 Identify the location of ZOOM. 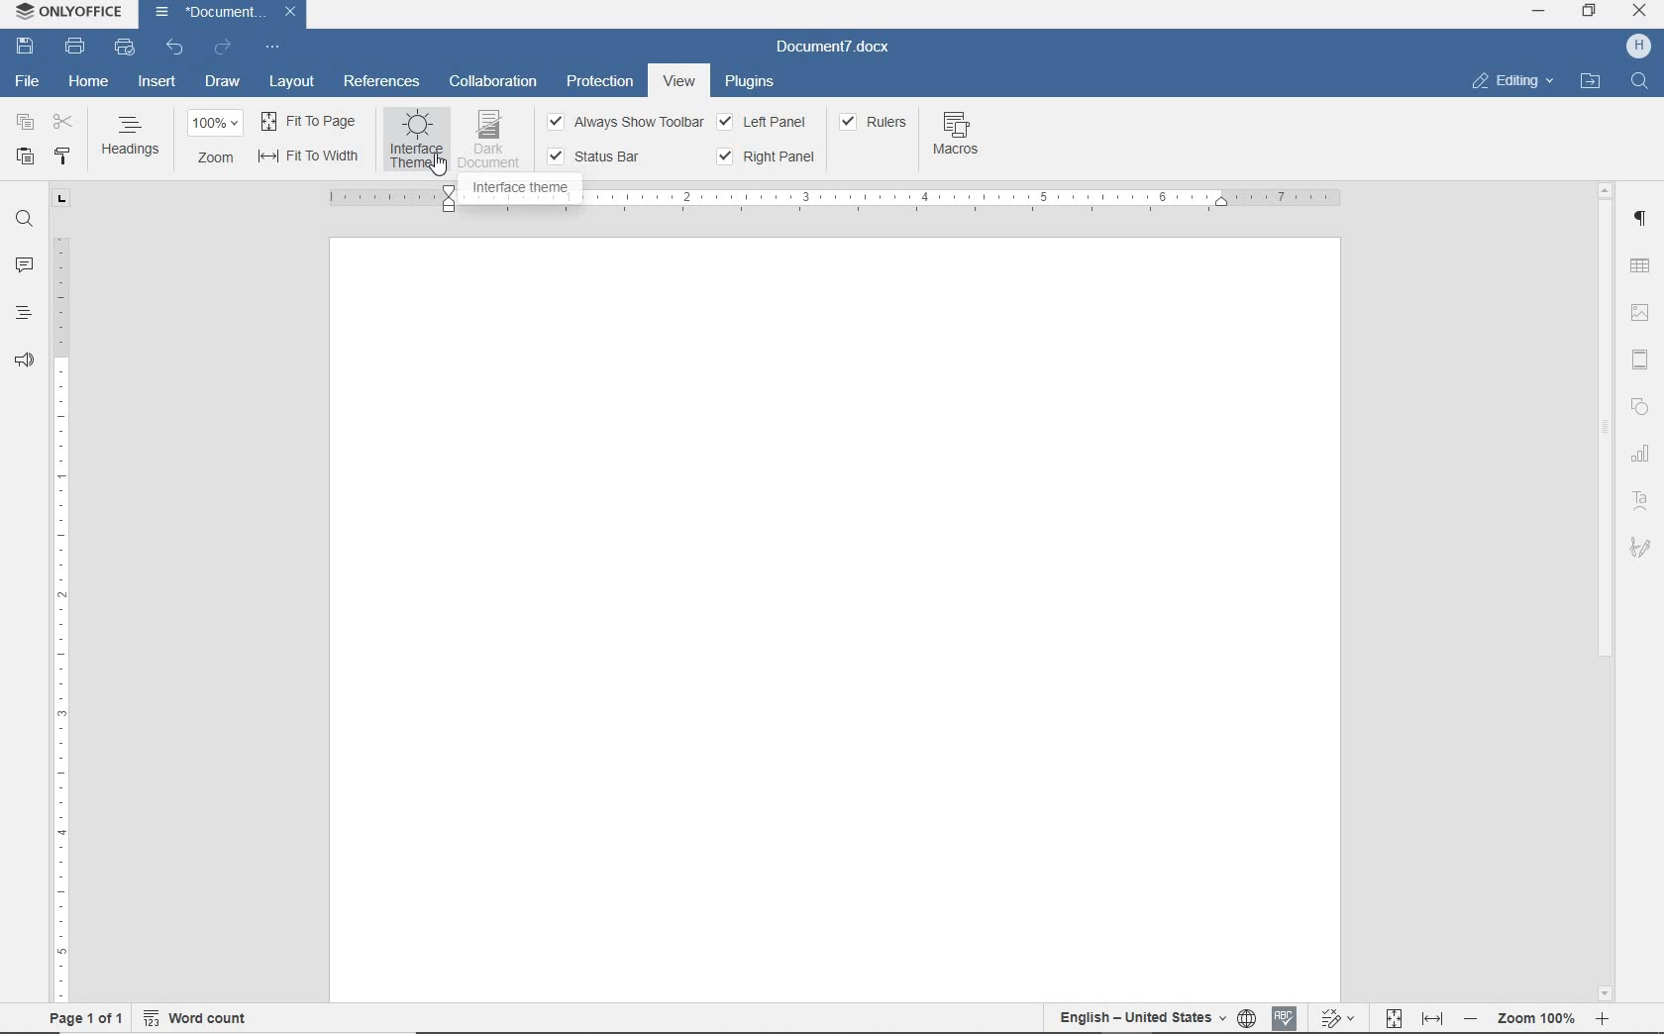
(215, 158).